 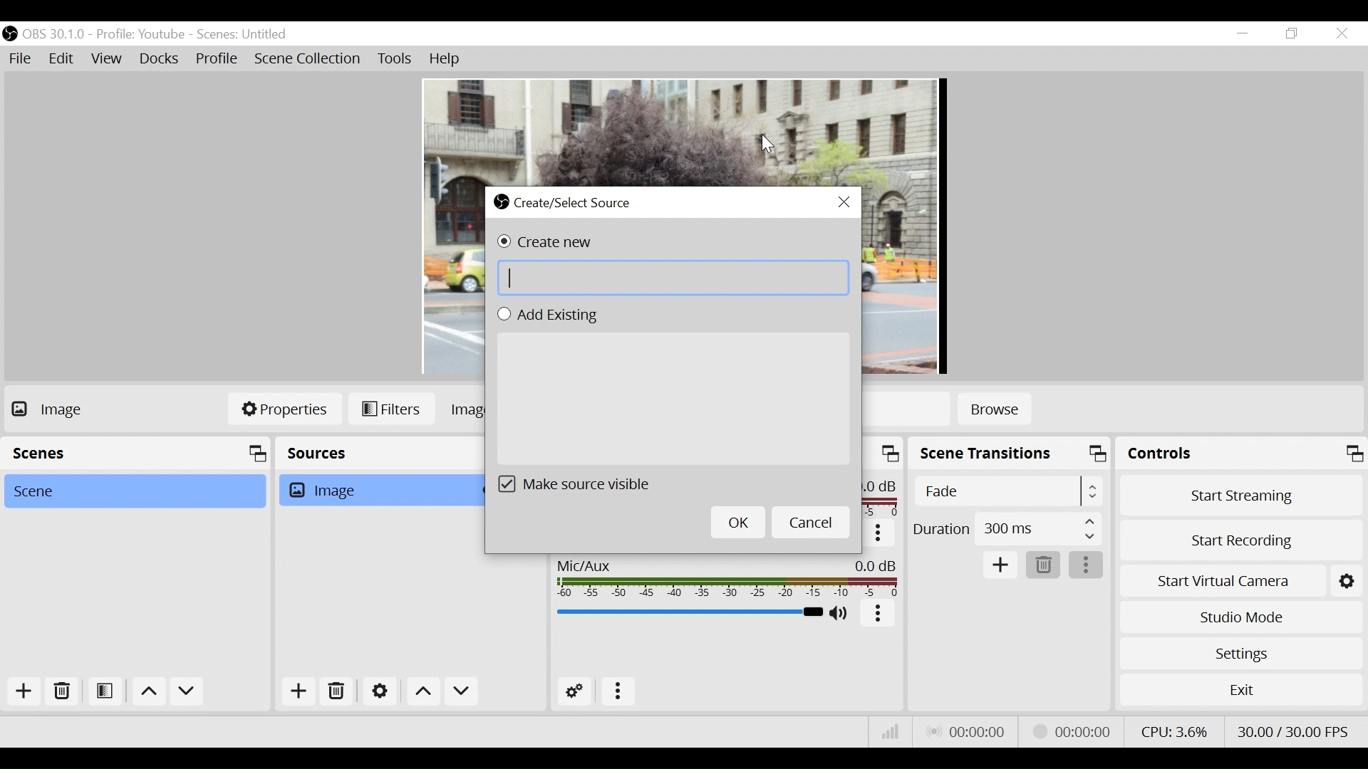 I want to click on Close, so click(x=845, y=203).